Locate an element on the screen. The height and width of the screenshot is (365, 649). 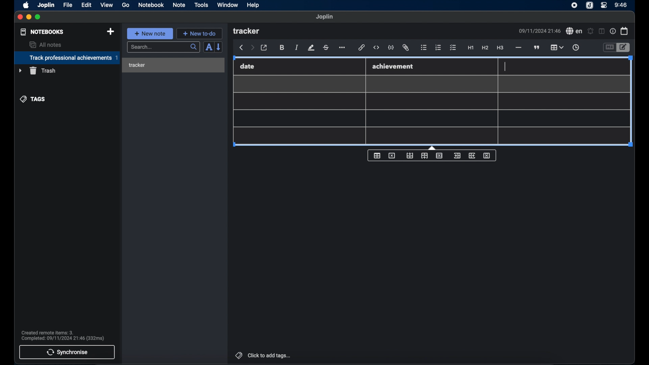
tracker is located at coordinates (137, 65).